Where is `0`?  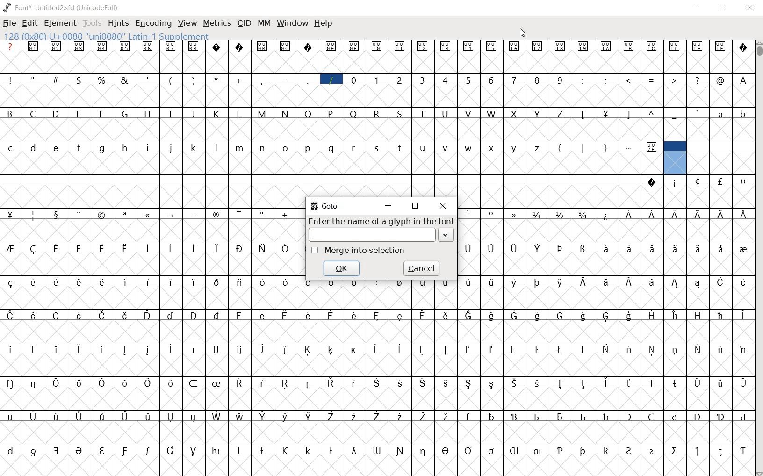
0 is located at coordinates (354, 79).